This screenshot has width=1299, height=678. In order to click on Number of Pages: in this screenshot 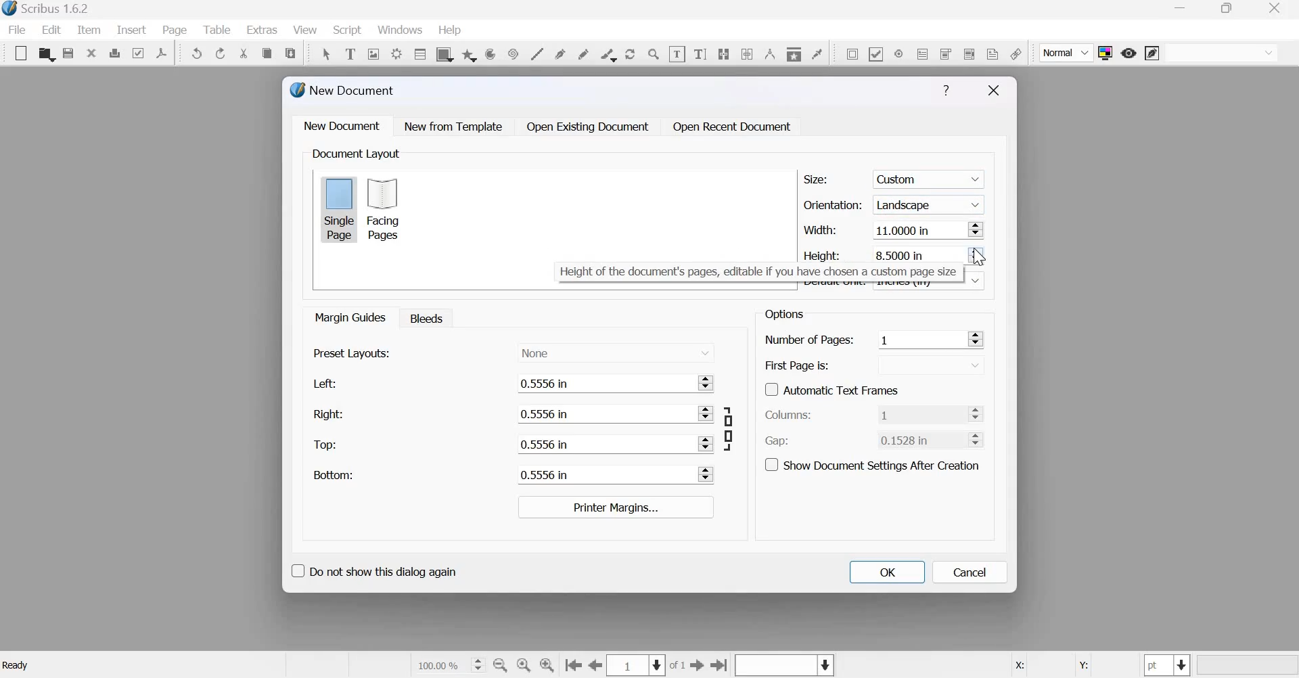, I will do `click(809, 341)`.